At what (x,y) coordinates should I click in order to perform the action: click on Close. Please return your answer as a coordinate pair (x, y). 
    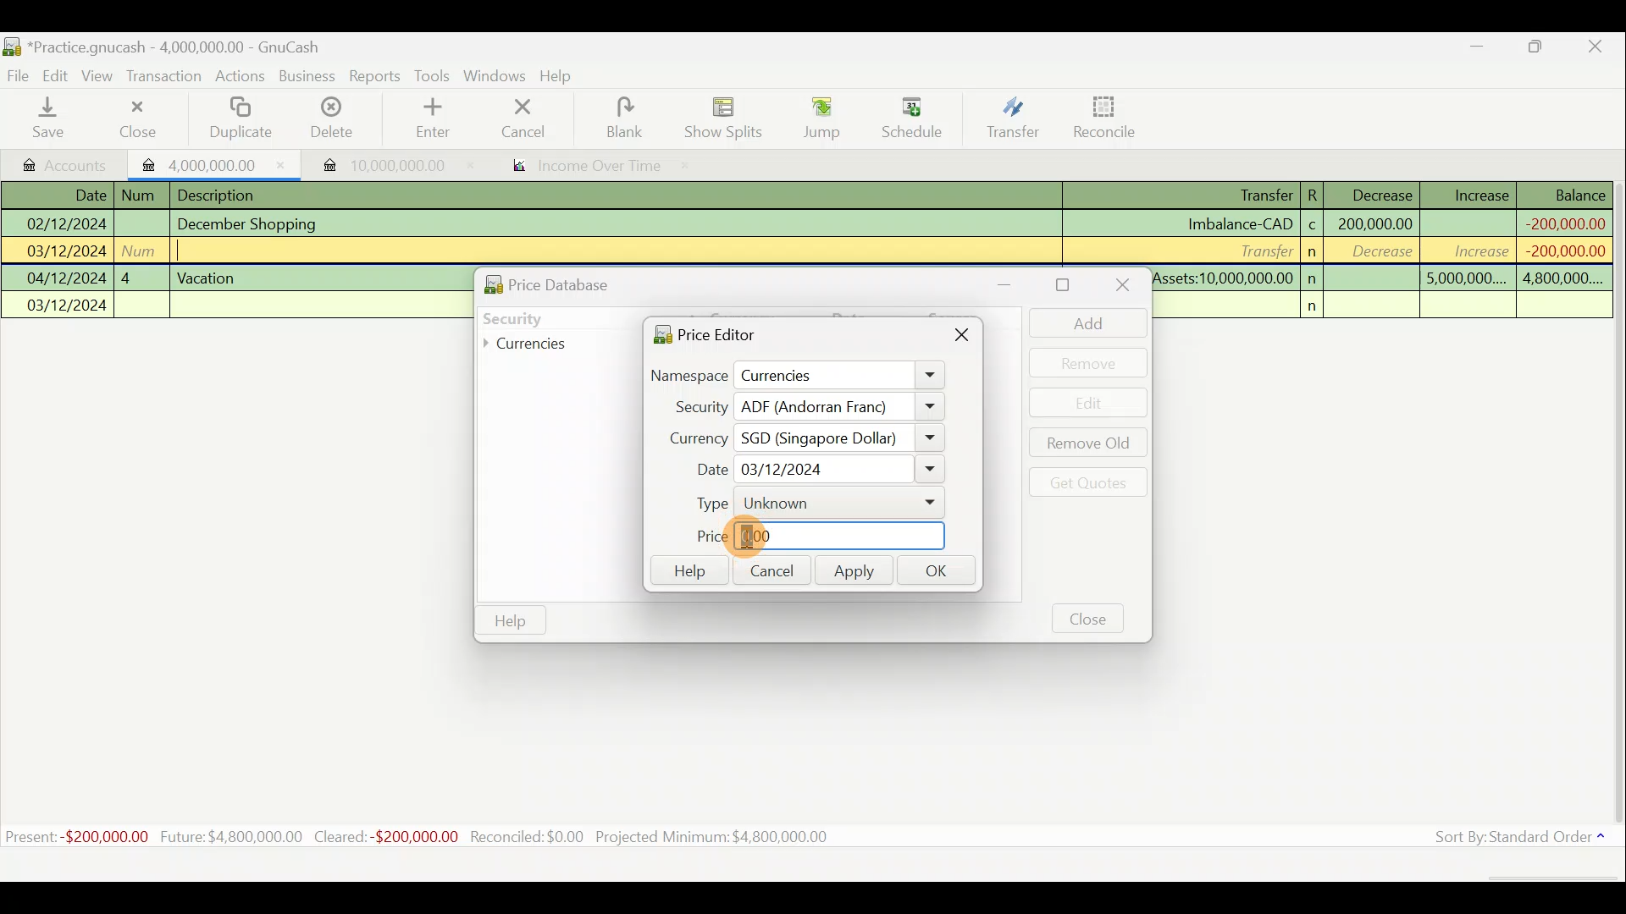
    Looking at the image, I should click on (1089, 618).